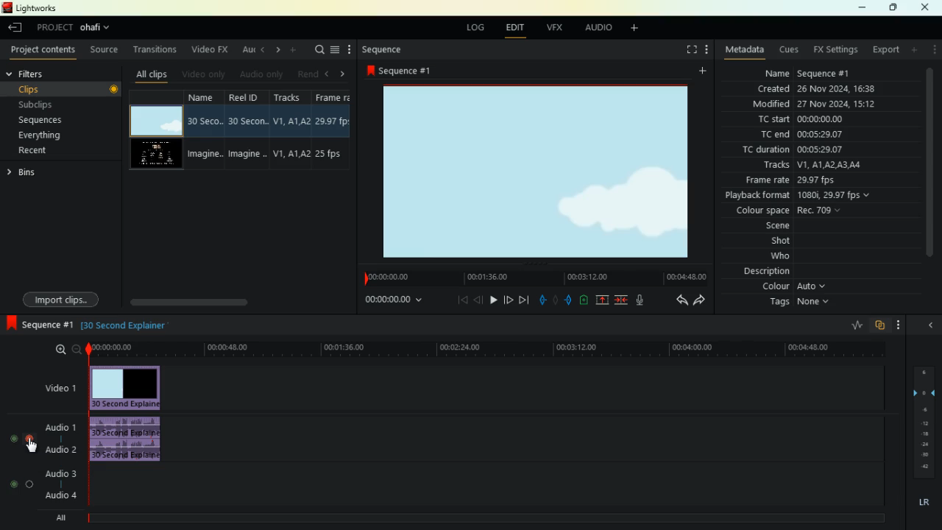 The image size is (942, 530). Describe the element at coordinates (152, 155) in the screenshot. I see `video` at that location.